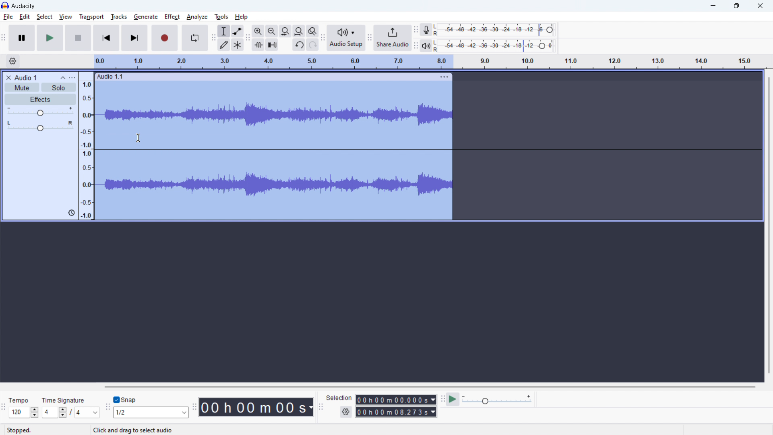 Image resolution: width=773 pixels, height=435 pixels. What do you see at coordinates (312, 31) in the screenshot?
I see `toggle zoom` at bounding box center [312, 31].